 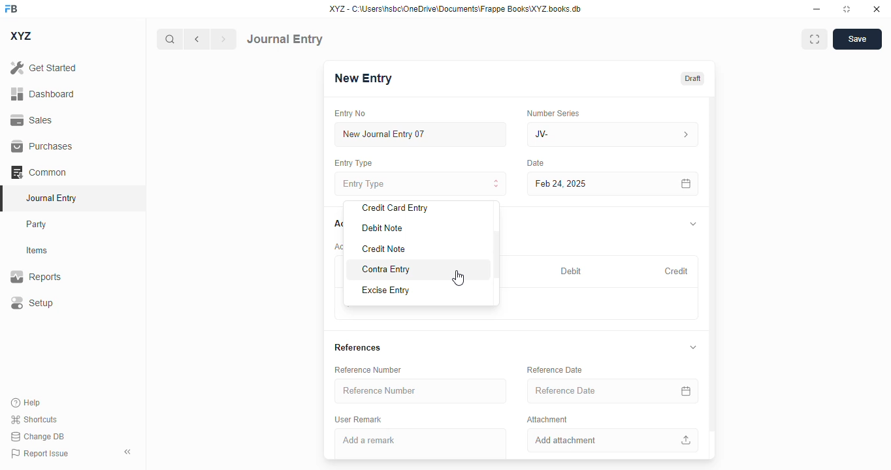 I want to click on vertical scroll bar, so click(x=712, y=278).